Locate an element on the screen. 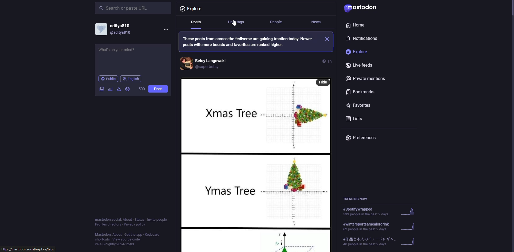 Image resolution: width=514 pixels, height=252 pixels. post is located at coordinates (263, 243).